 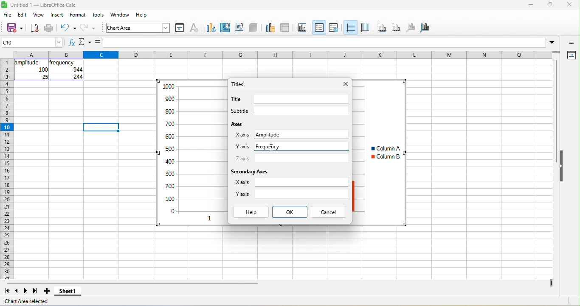 What do you see at coordinates (180, 28) in the screenshot?
I see `format selection` at bounding box center [180, 28].